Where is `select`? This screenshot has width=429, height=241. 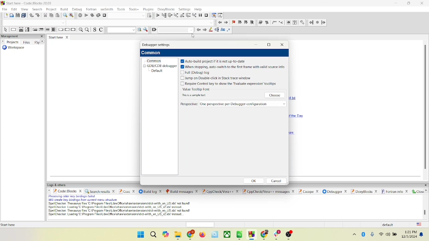
select is located at coordinates (5, 29).